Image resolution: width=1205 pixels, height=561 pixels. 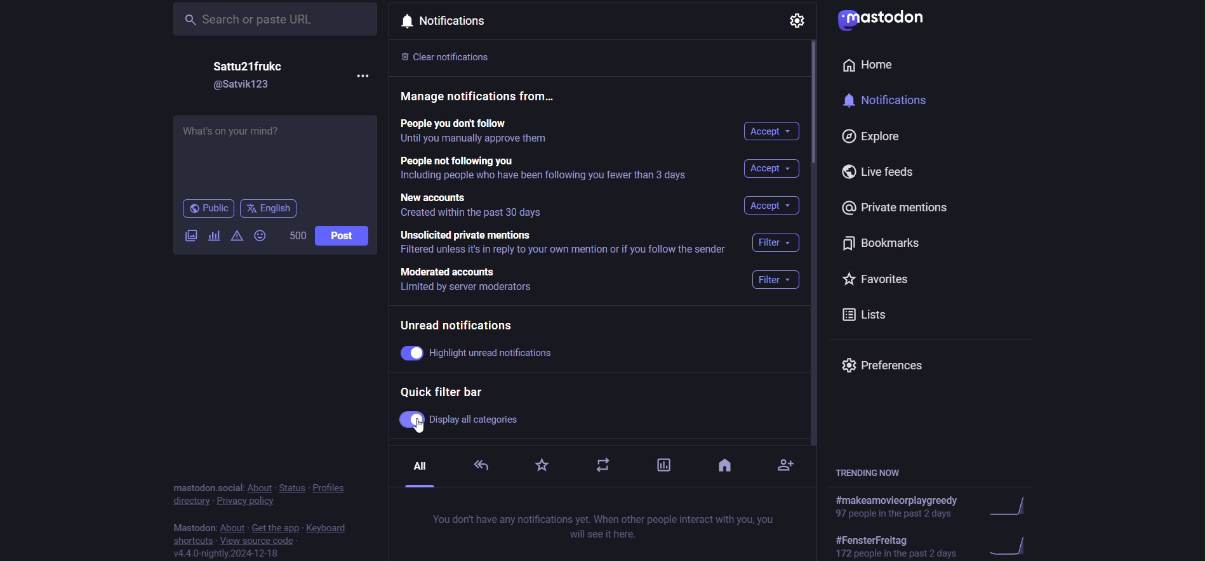 What do you see at coordinates (295, 237) in the screenshot?
I see `word limit` at bounding box center [295, 237].